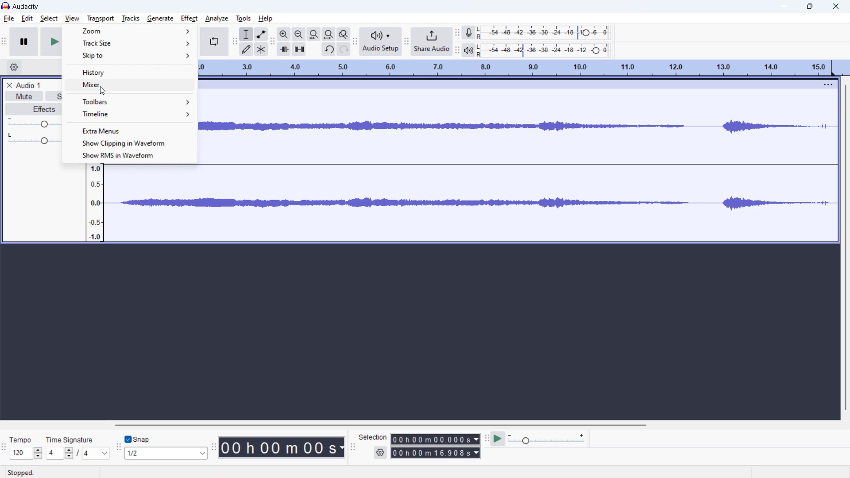 This screenshot has width=850, height=478. What do you see at coordinates (9, 85) in the screenshot?
I see `delete` at bounding box center [9, 85].